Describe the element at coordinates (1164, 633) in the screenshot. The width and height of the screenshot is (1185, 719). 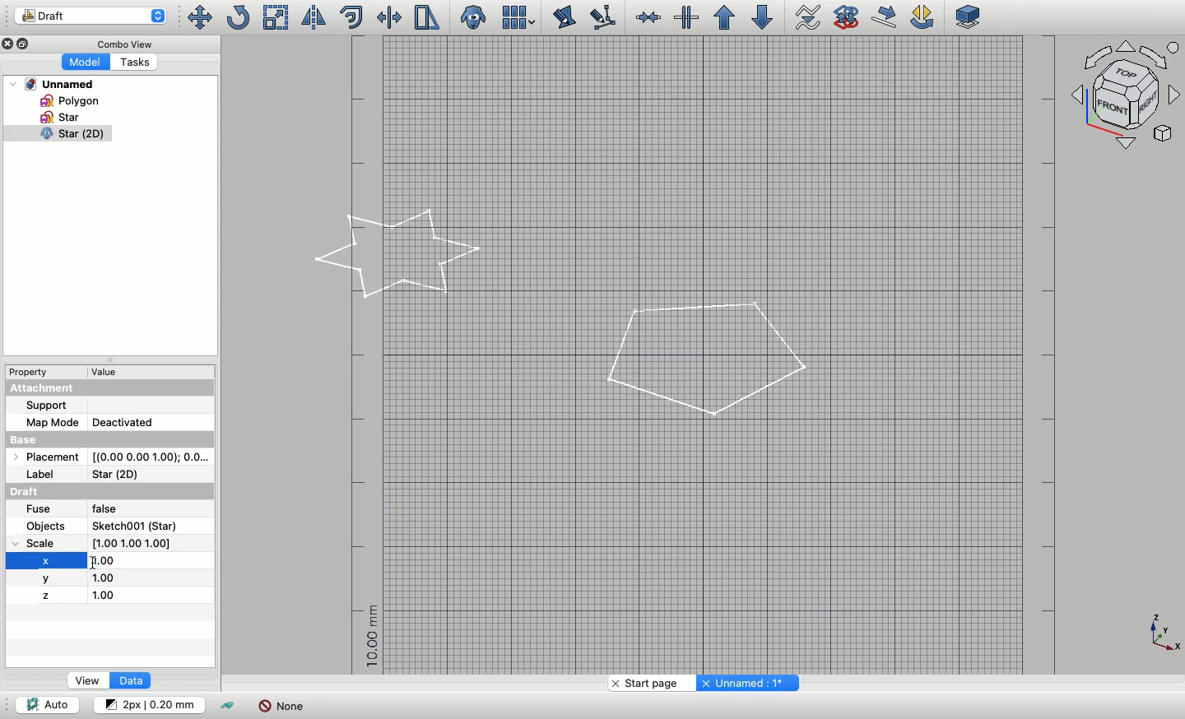
I see `Axis` at that location.